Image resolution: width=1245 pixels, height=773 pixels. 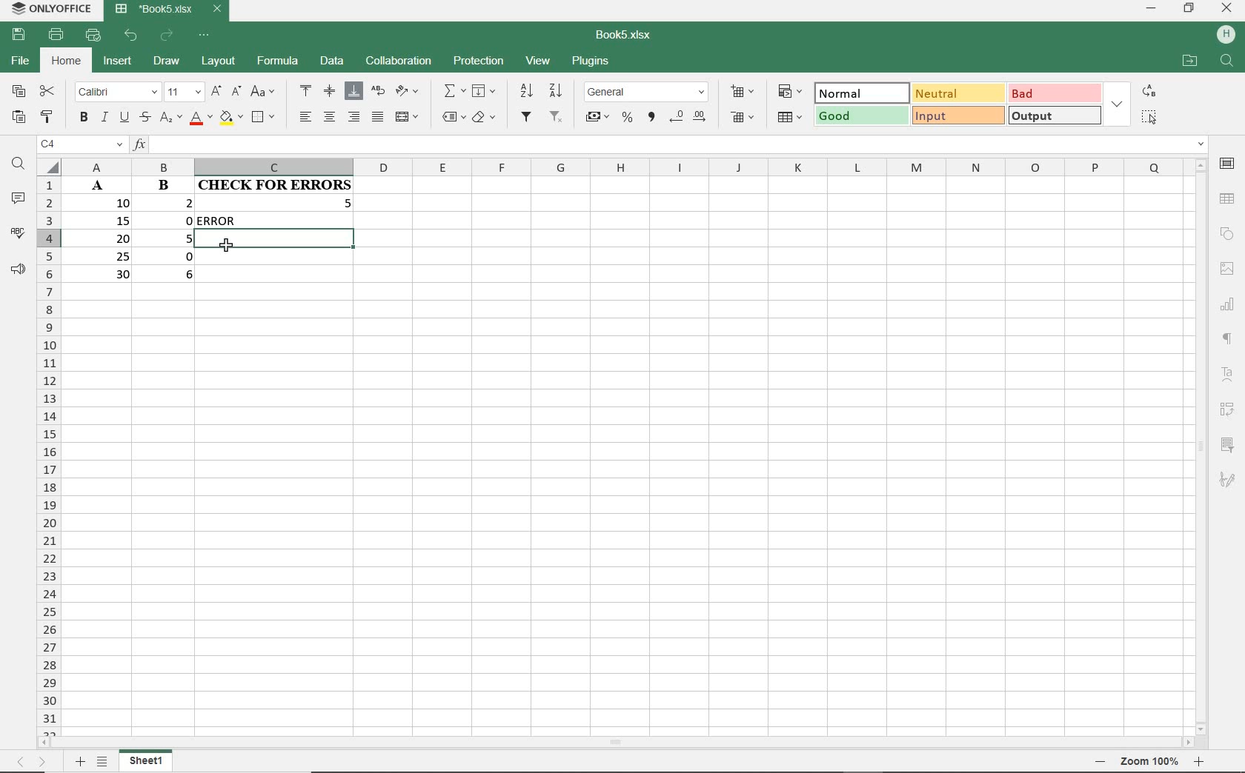 What do you see at coordinates (397, 62) in the screenshot?
I see `COLLABORATION` at bounding box center [397, 62].